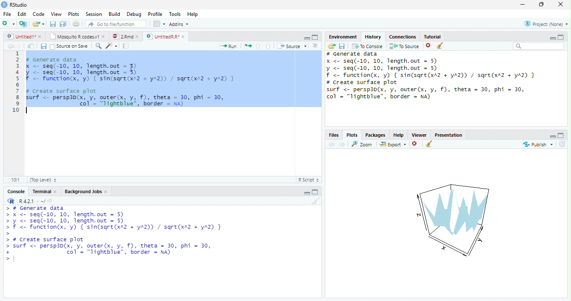 The image size is (571, 301). What do you see at coordinates (227, 46) in the screenshot?
I see `Run` at bounding box center [227, 46].